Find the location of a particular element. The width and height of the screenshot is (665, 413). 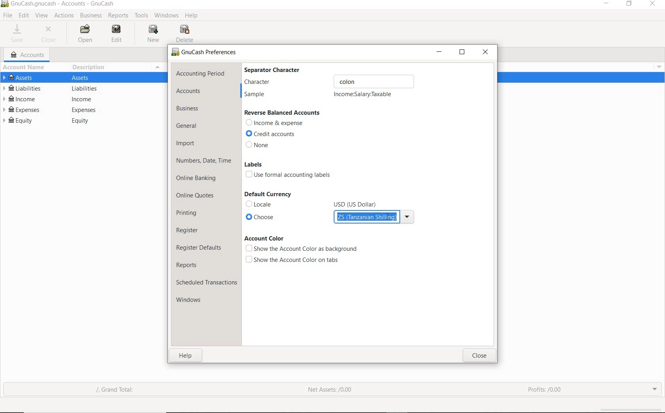

TOOLS is located at coordinates (141, 16).